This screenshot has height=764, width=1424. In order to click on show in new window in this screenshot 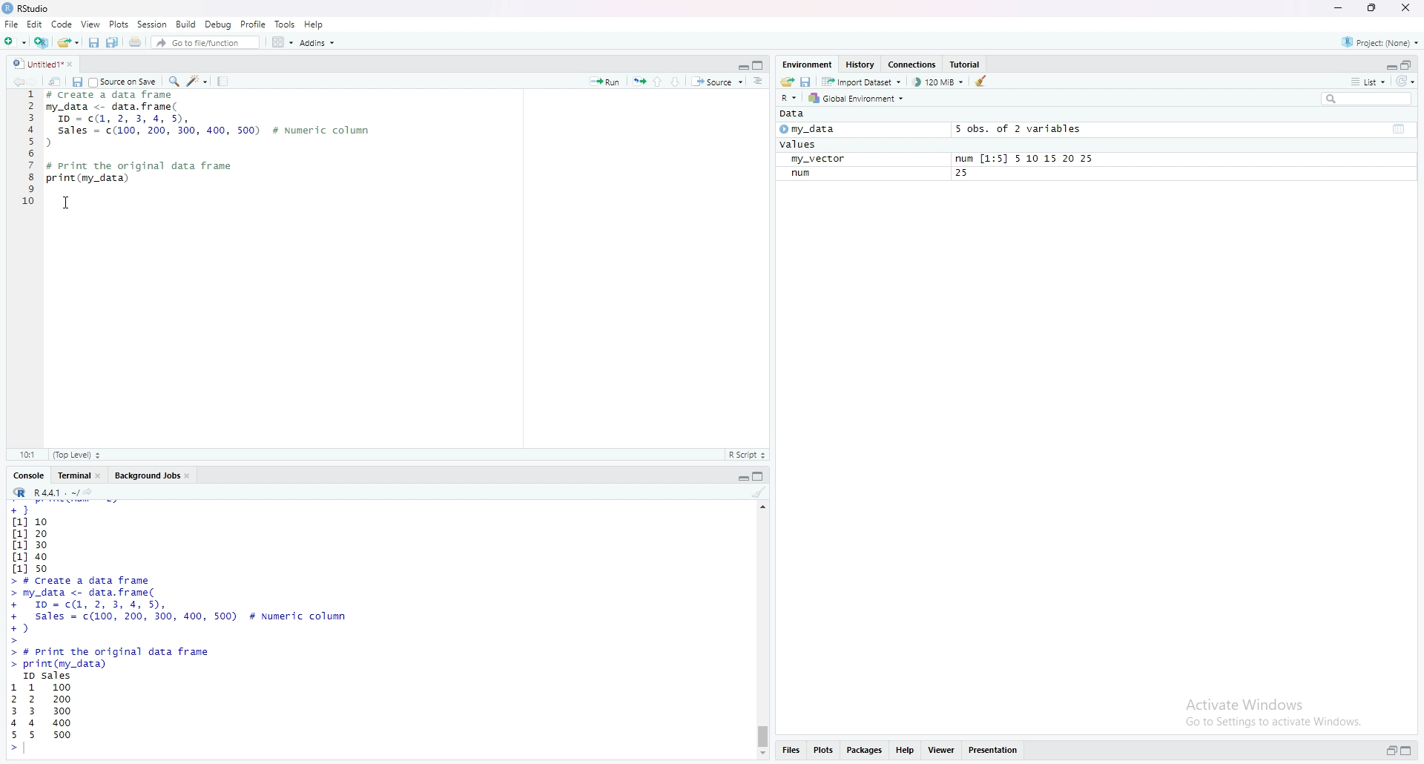, I will do `click(58, 83)`.